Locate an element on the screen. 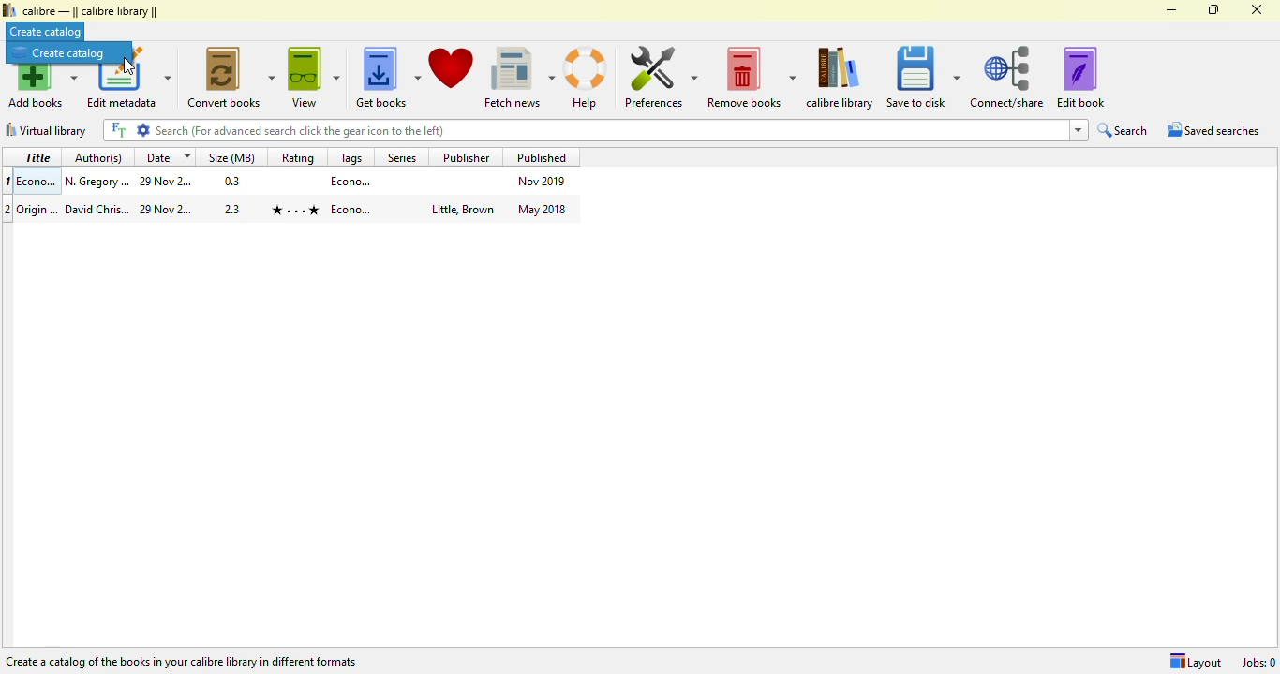 The image size is (1280, 674). calibre library is located at coordinates (841, 77).